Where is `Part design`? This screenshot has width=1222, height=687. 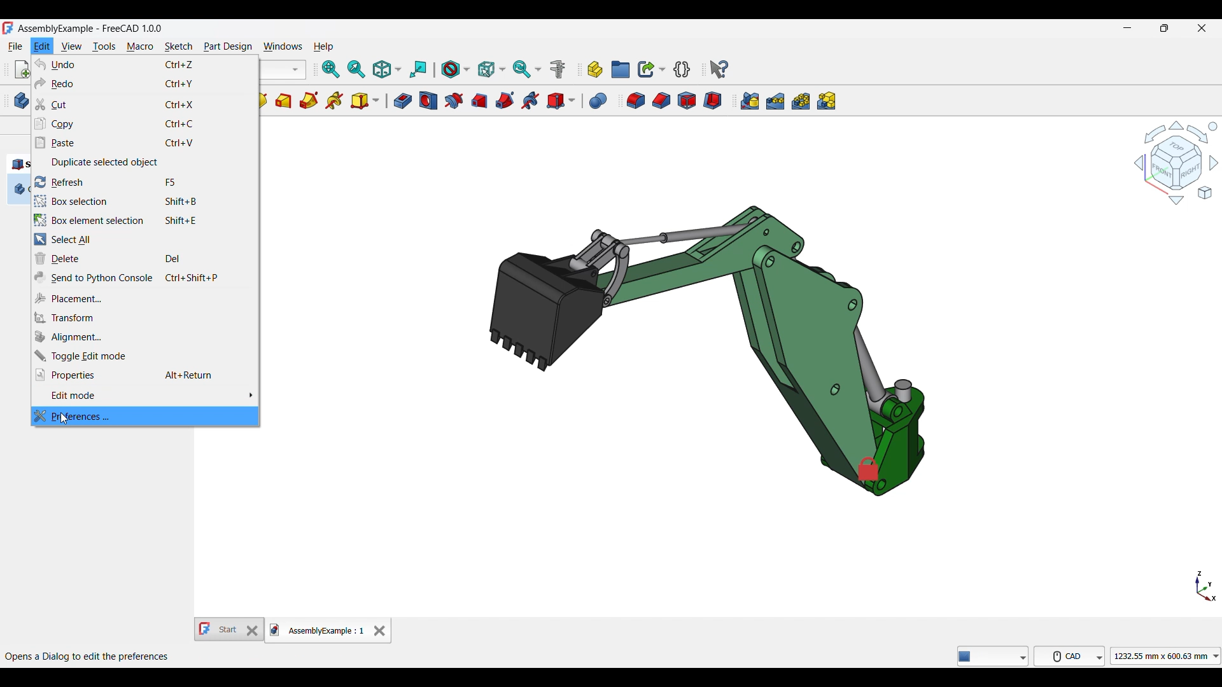
Part design is located at coordinates (228, 46).